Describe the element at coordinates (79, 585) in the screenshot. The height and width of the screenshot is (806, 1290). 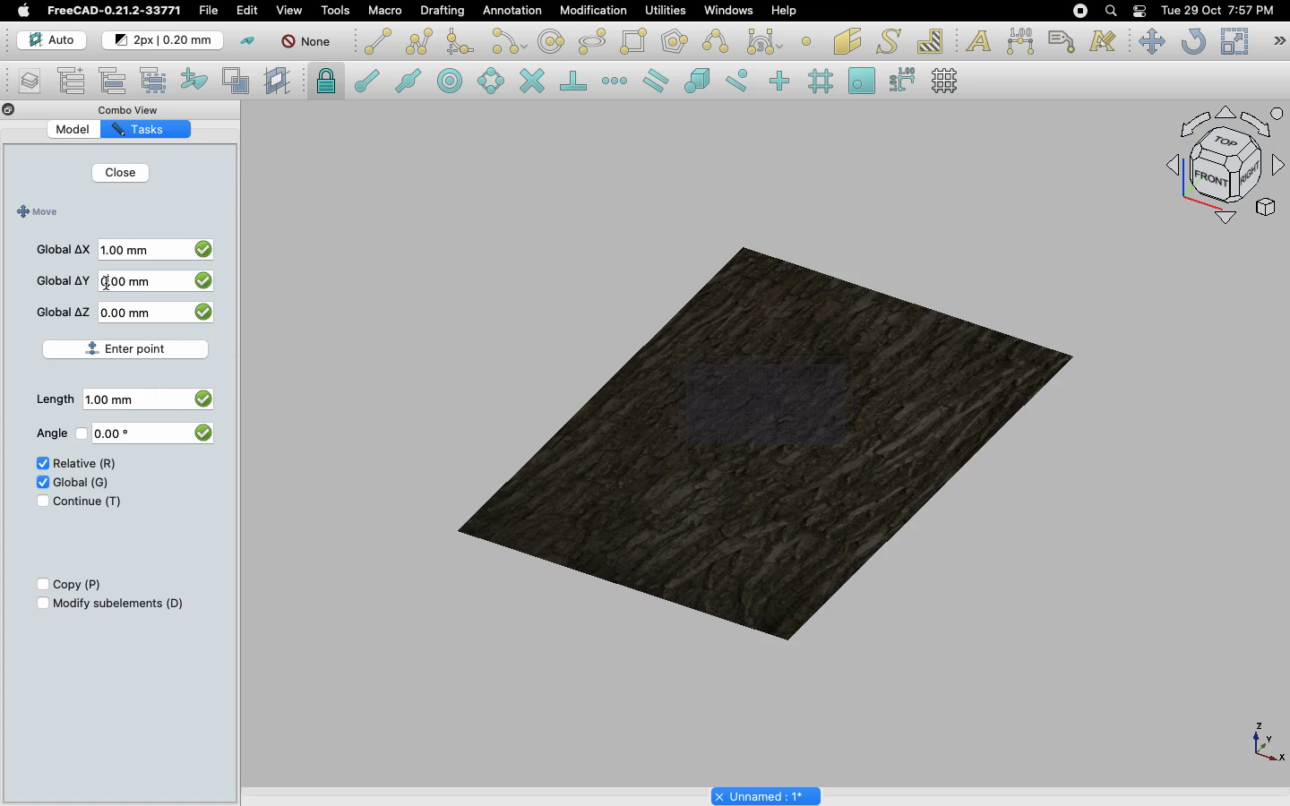
I see `Copy` at that location.